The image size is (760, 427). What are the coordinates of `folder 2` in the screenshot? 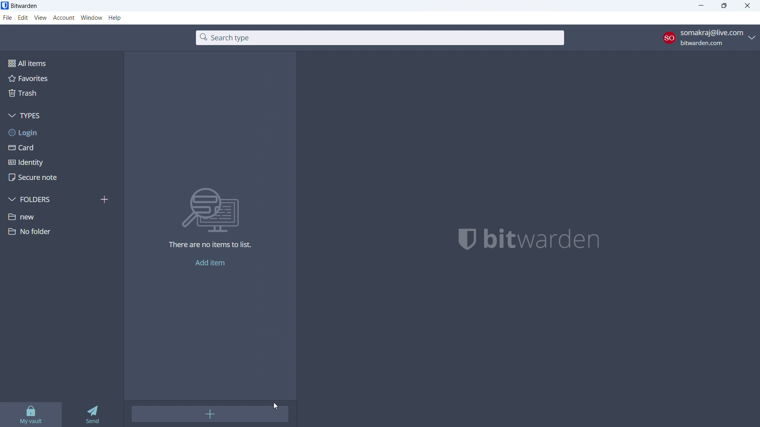 It's located at (61, 231).